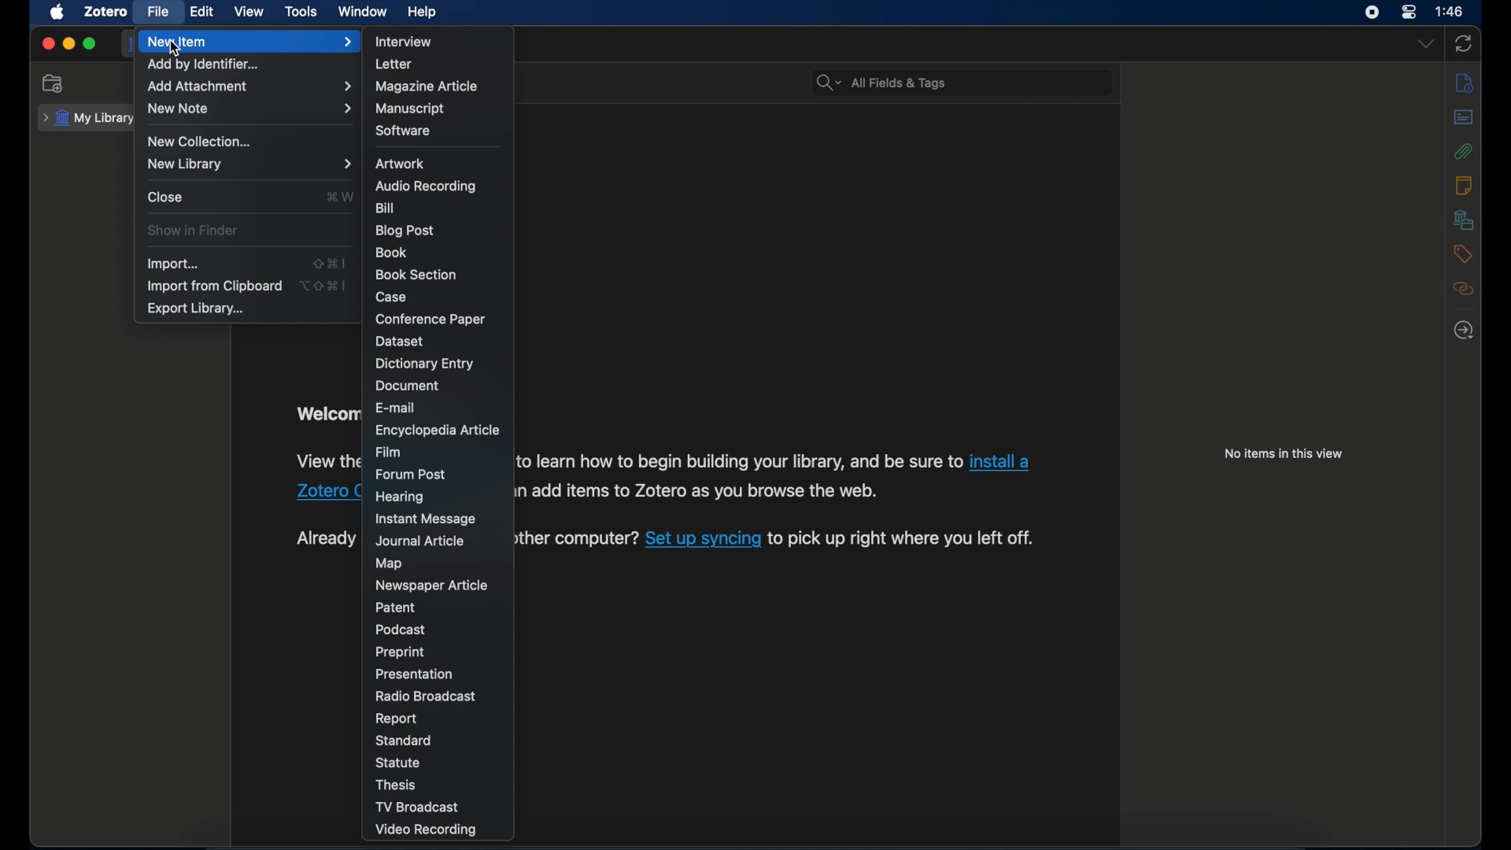 This screenshot has height=850, width=1511. Describe the element at coordinates (1465, 254) in the screenshot. I see `tags` at that location.